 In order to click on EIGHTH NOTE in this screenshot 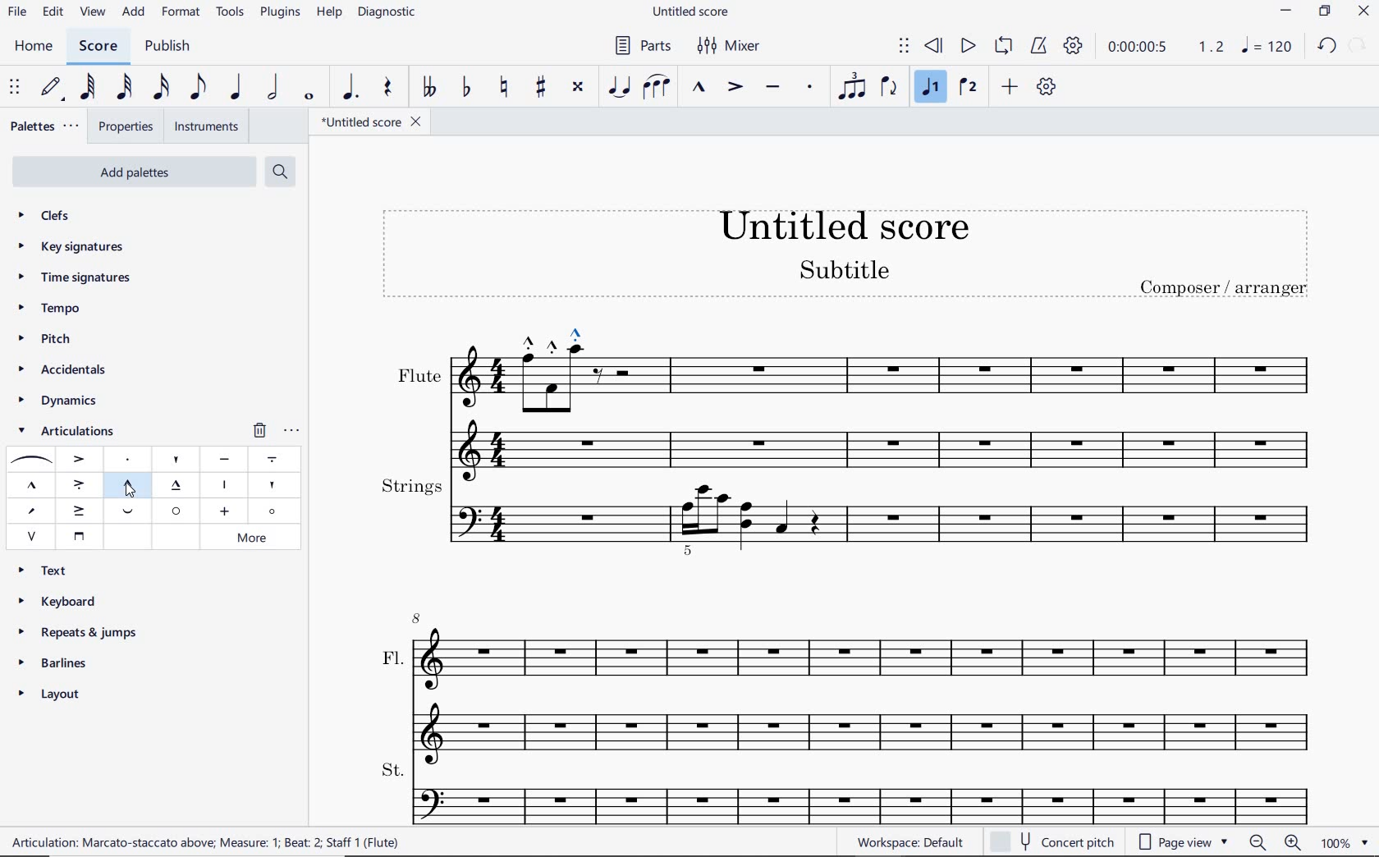, I will do `click(199, 88)`.